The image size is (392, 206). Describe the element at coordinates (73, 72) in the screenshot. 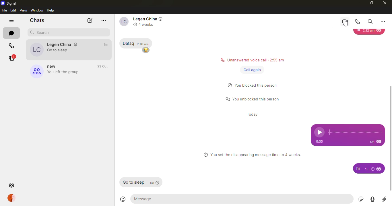

I see `you left the group.` at that location.